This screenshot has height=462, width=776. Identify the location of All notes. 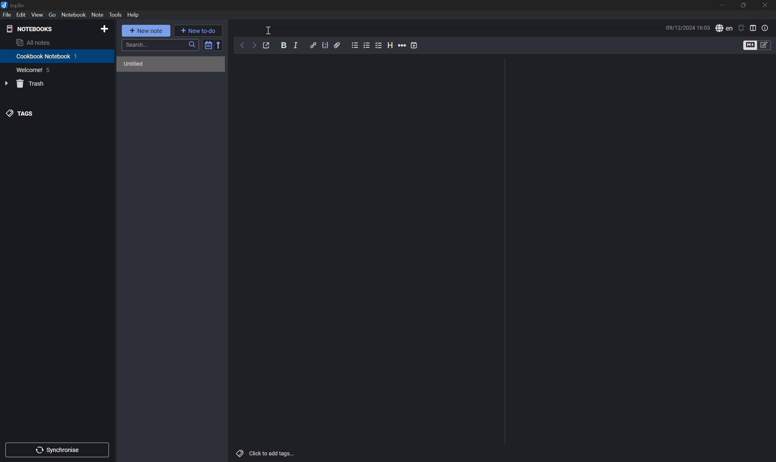
(33, 43).